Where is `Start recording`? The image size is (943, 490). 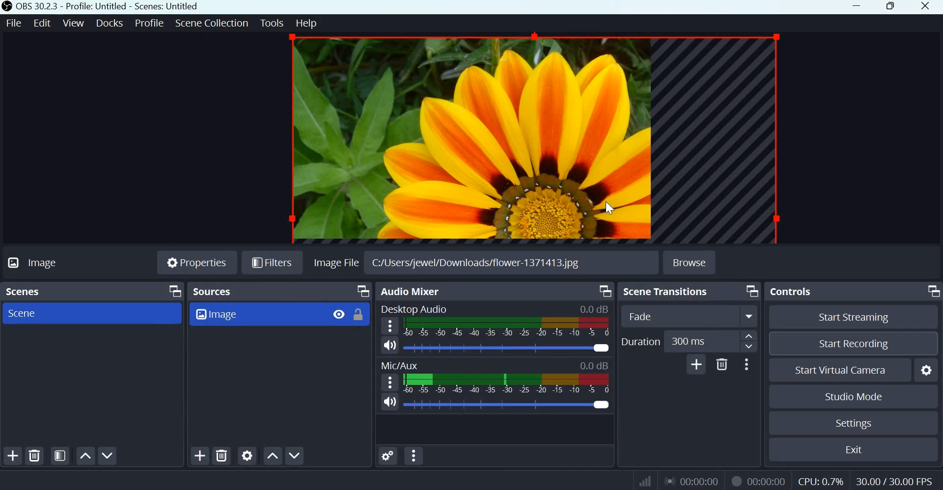
Start recording is located at coordinates (854, 342).